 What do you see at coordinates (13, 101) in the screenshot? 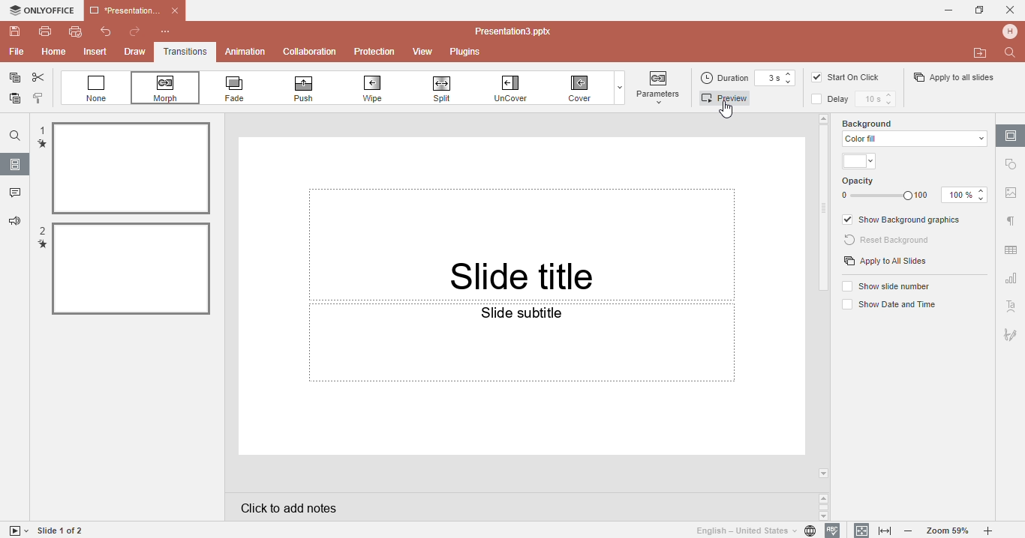
I see `Paste` at bounding box center [13, 101].